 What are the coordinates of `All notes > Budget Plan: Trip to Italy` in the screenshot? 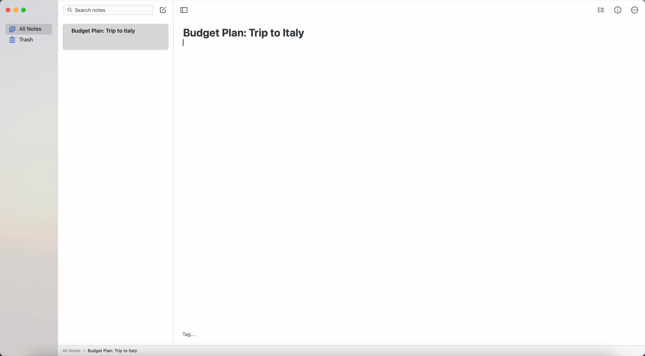 It's located at (102, 350).